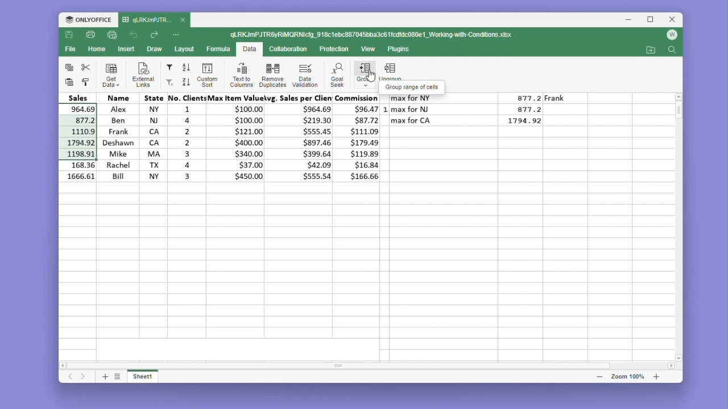 Image resolution: width=728 pixels, height=409 pixels. Describe the element at coordinates (477, 112) in the screenshot. I see `Data table` at that location.